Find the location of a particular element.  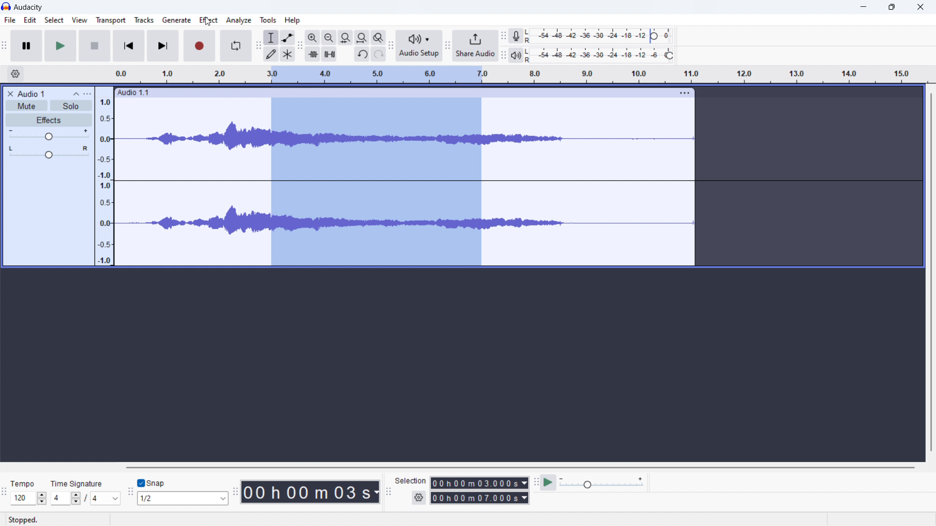

mute is located at coordinates (26, 106).